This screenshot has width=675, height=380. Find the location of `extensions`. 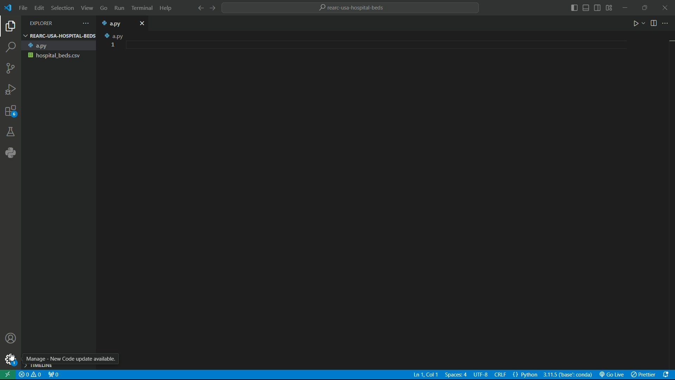

extensions is located at coordinates (10, 113).